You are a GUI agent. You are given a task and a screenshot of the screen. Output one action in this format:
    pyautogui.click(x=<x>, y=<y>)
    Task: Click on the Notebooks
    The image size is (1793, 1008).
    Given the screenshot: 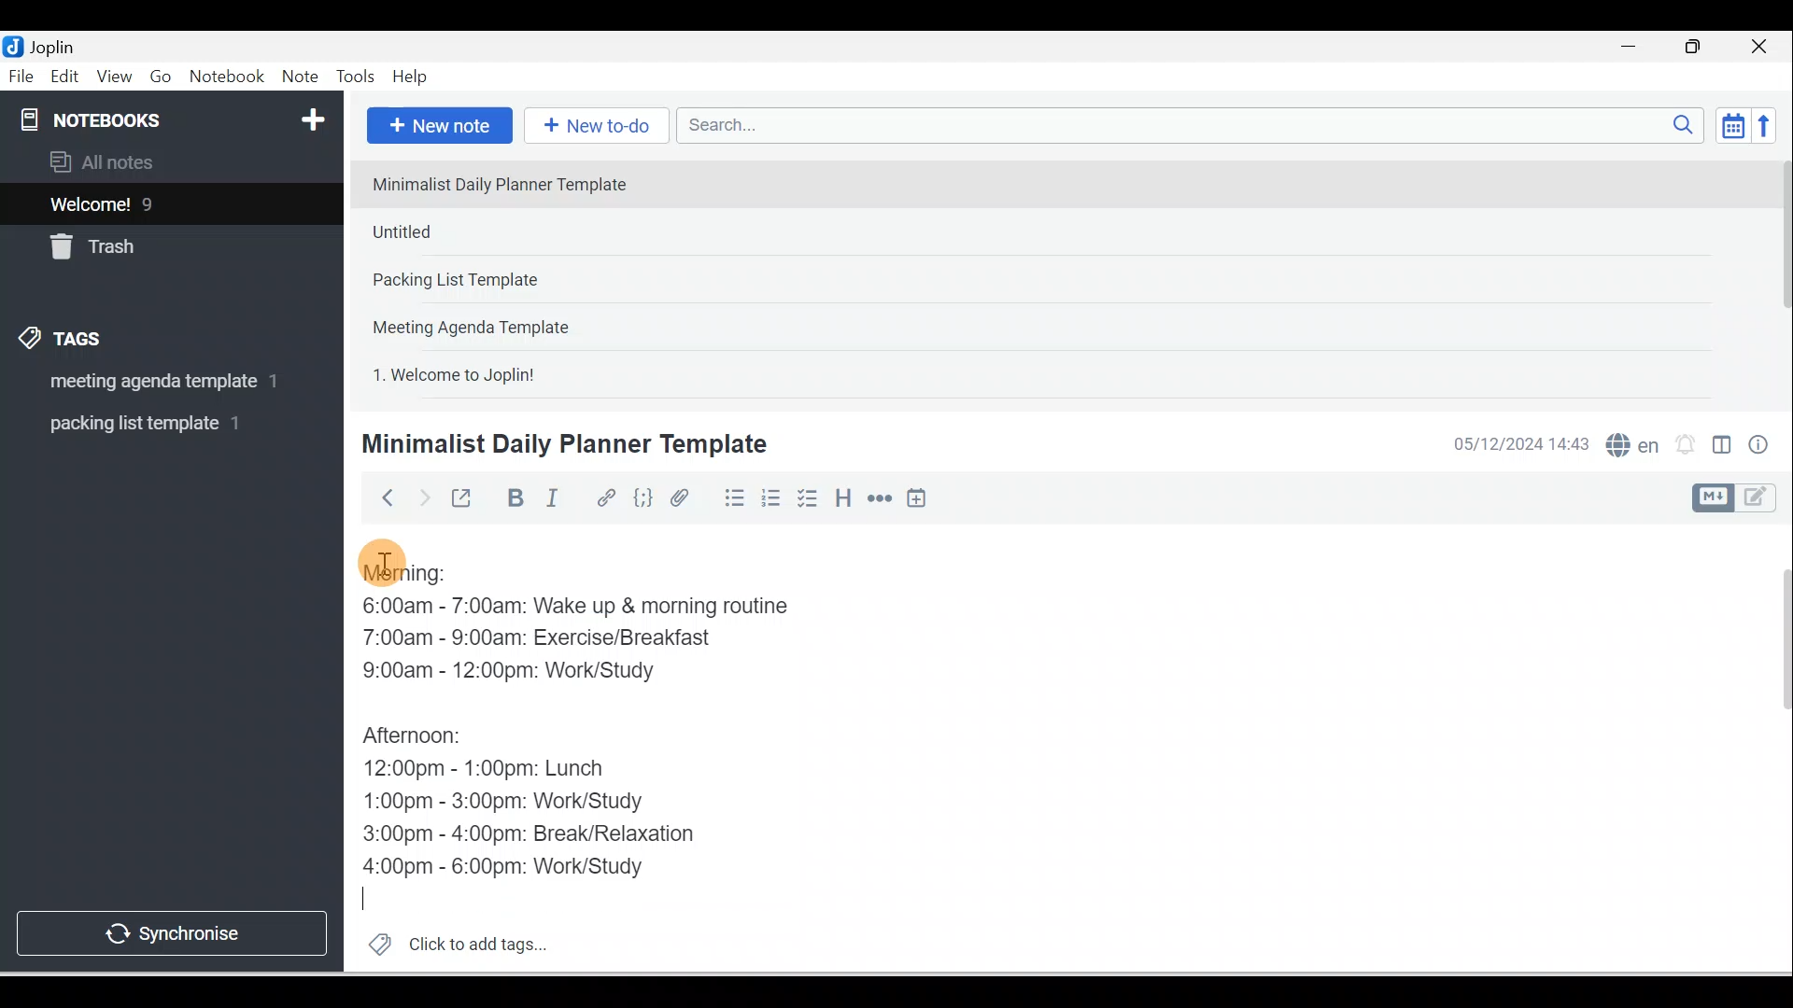 What is the action you would take?
    pyautogui.click(x=176, y=116)
    